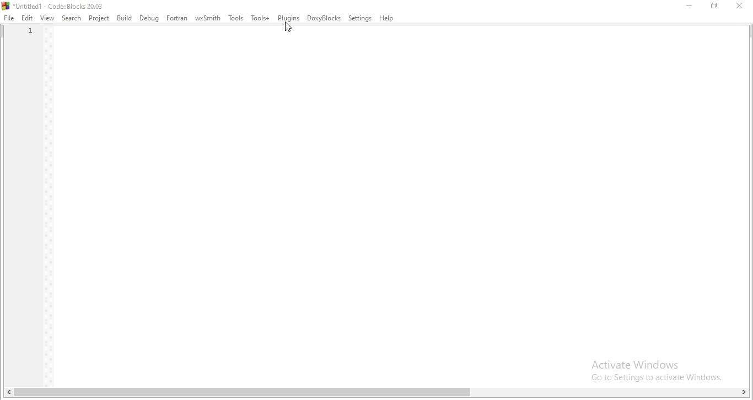 Image resolution: width=753 pixels, height=400 pixels. Describe the element at coordinates (742, 7) in the screenshot. I see `close` at that location.